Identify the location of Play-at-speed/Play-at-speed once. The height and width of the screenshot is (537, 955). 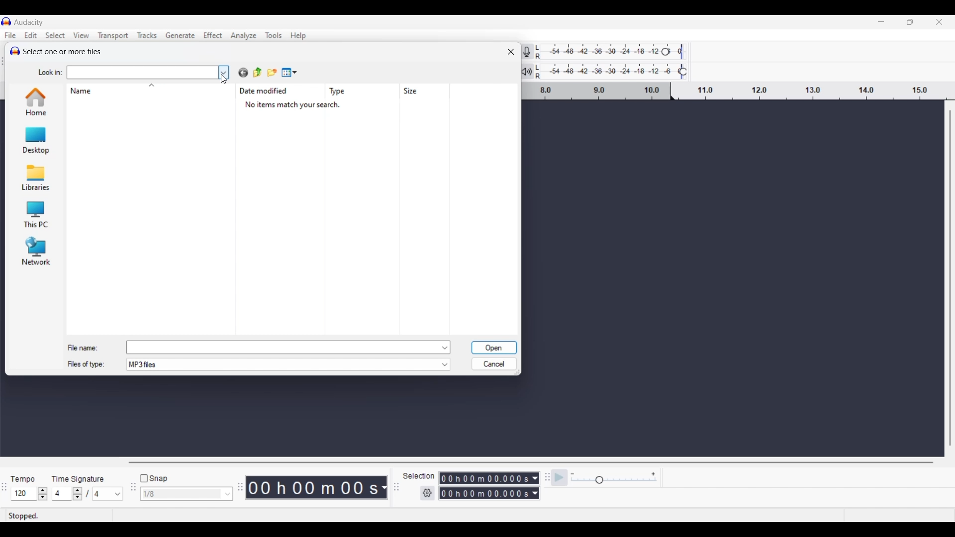
(560, 478).